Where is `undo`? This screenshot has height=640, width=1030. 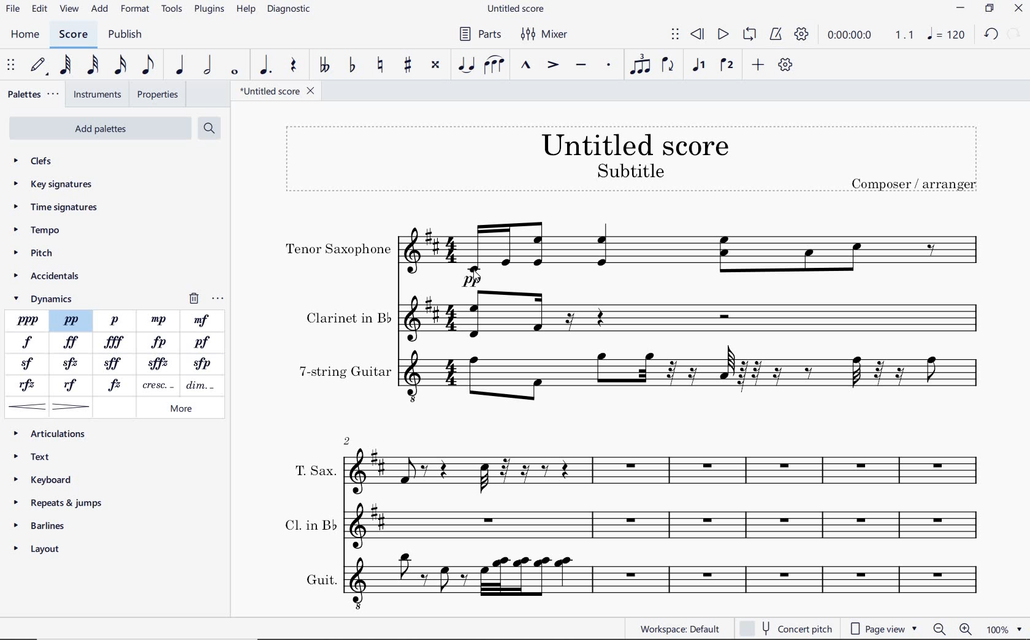 undo is located at coordinates (991, 34).